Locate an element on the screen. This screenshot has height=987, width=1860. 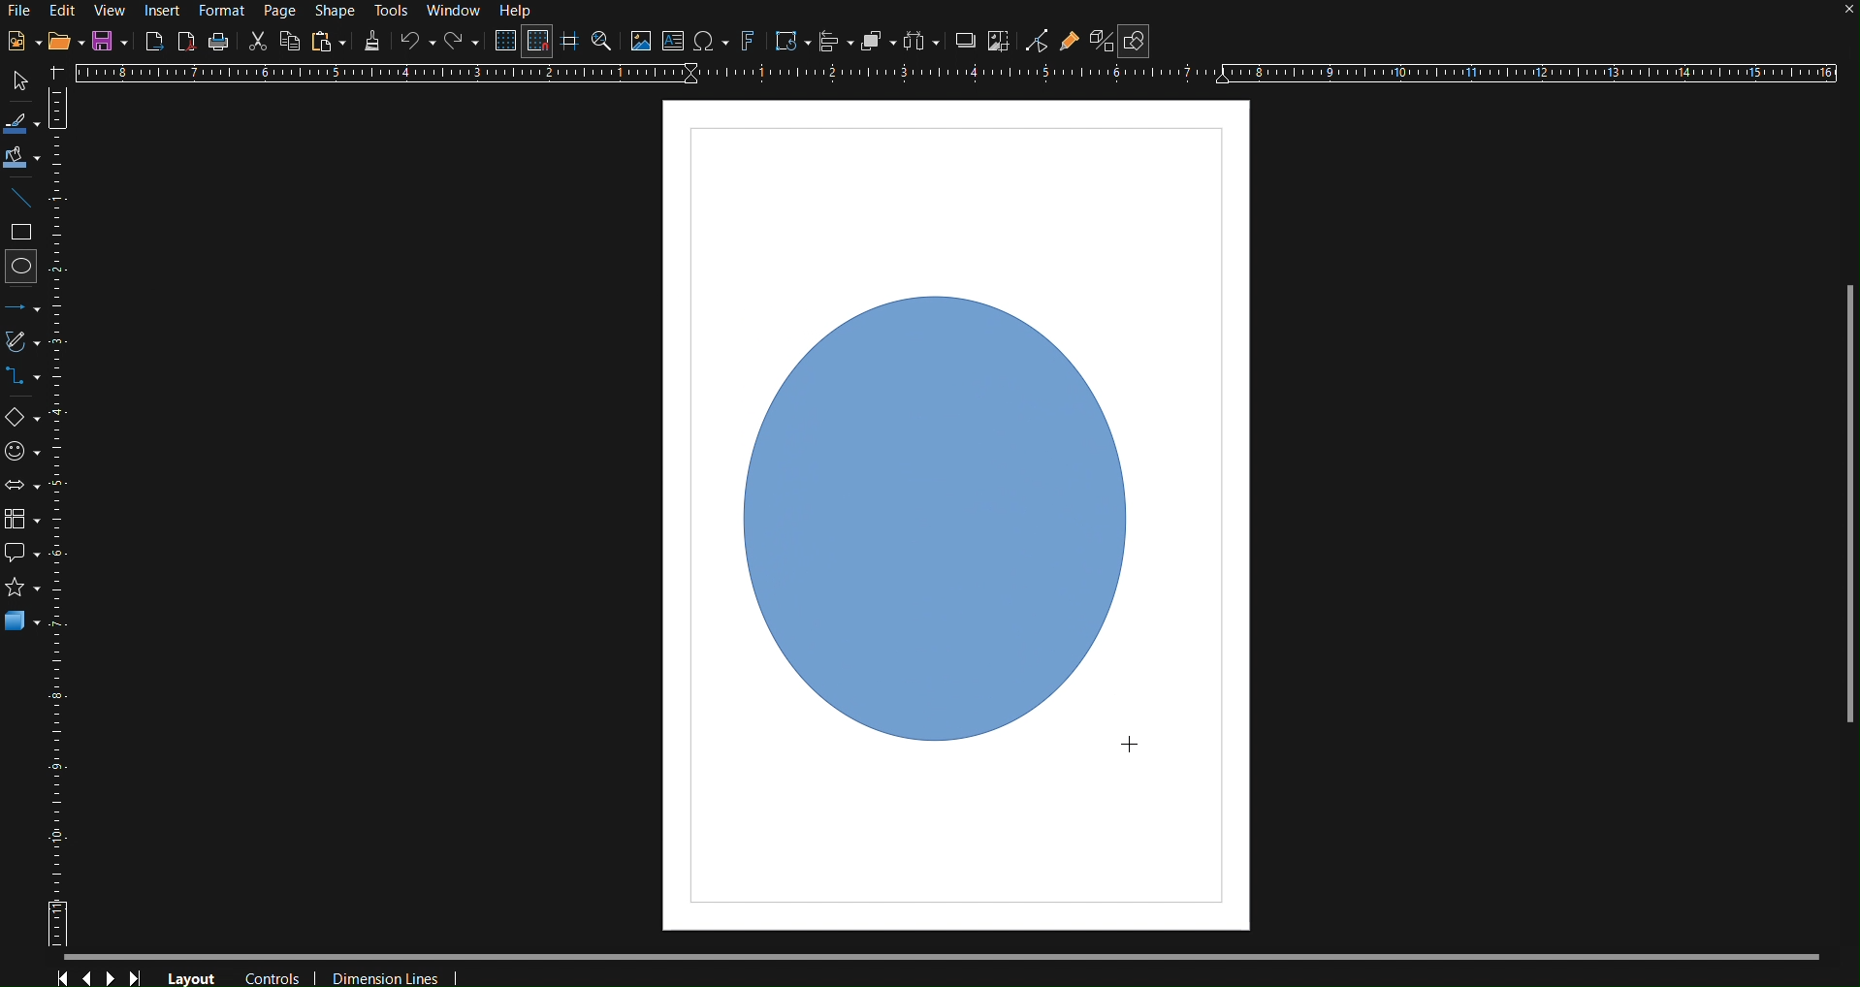
Vertical Ruler is located at coordinates (69, 527).